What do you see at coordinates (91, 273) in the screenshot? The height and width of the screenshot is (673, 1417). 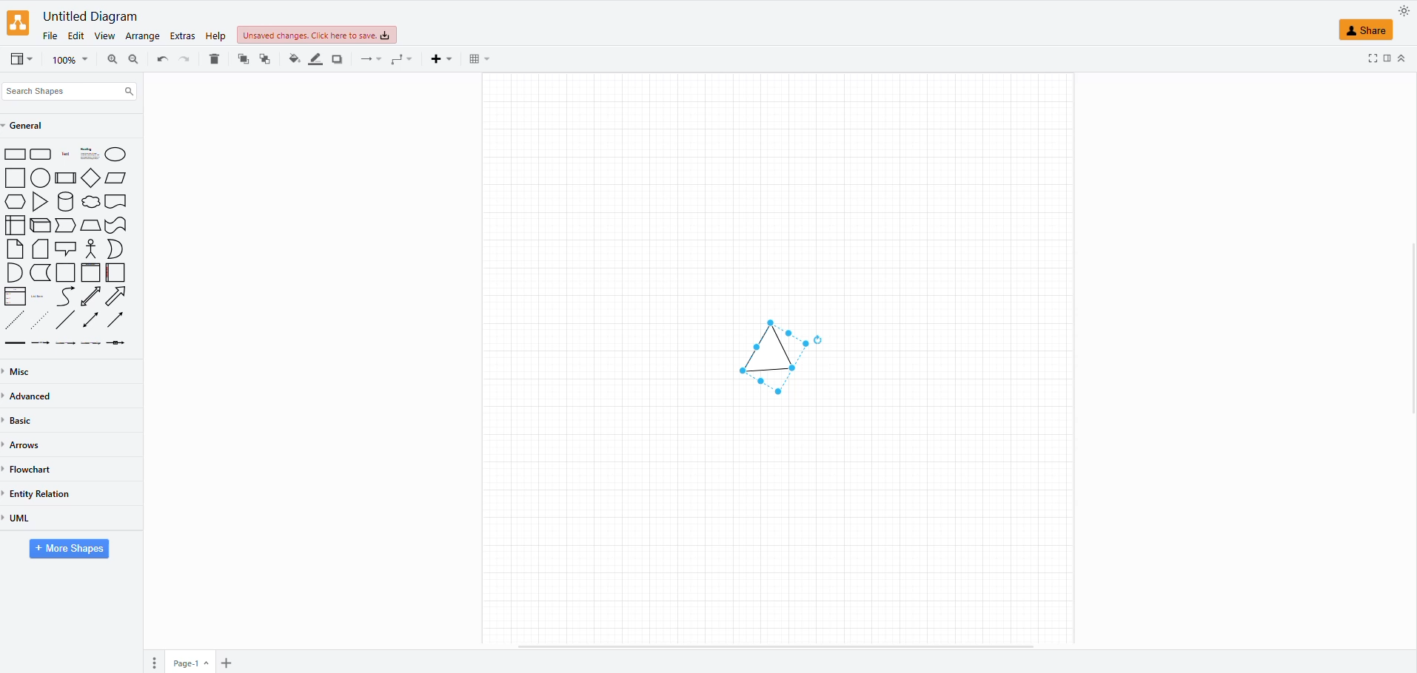 I see `Header` at bounding box center [91, 273].